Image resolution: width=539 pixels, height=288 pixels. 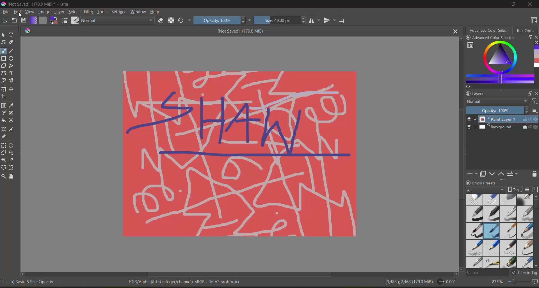 What do you see at coordinates (36, 4) in the screenshot?
I see `[Not Saved] (179.0 MiB) * - Krita` at bounding box center [36, 4].